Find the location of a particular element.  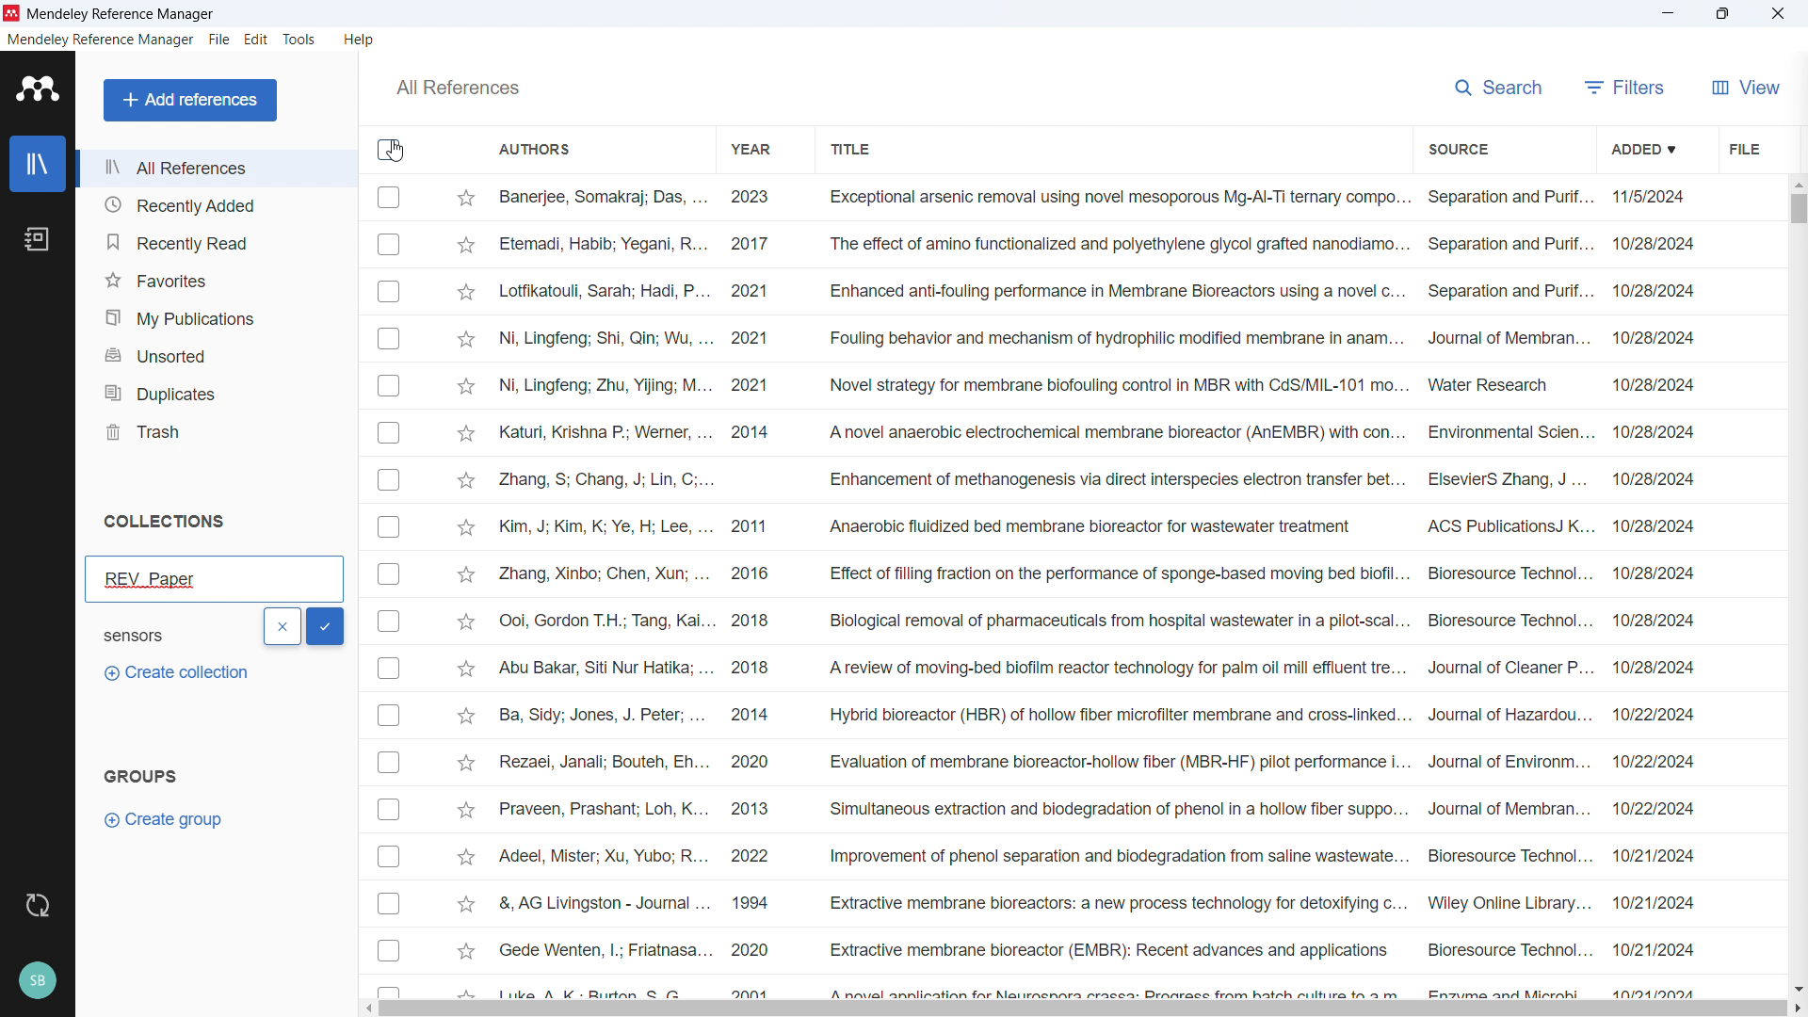

tools is located at coordinates (301, 39).